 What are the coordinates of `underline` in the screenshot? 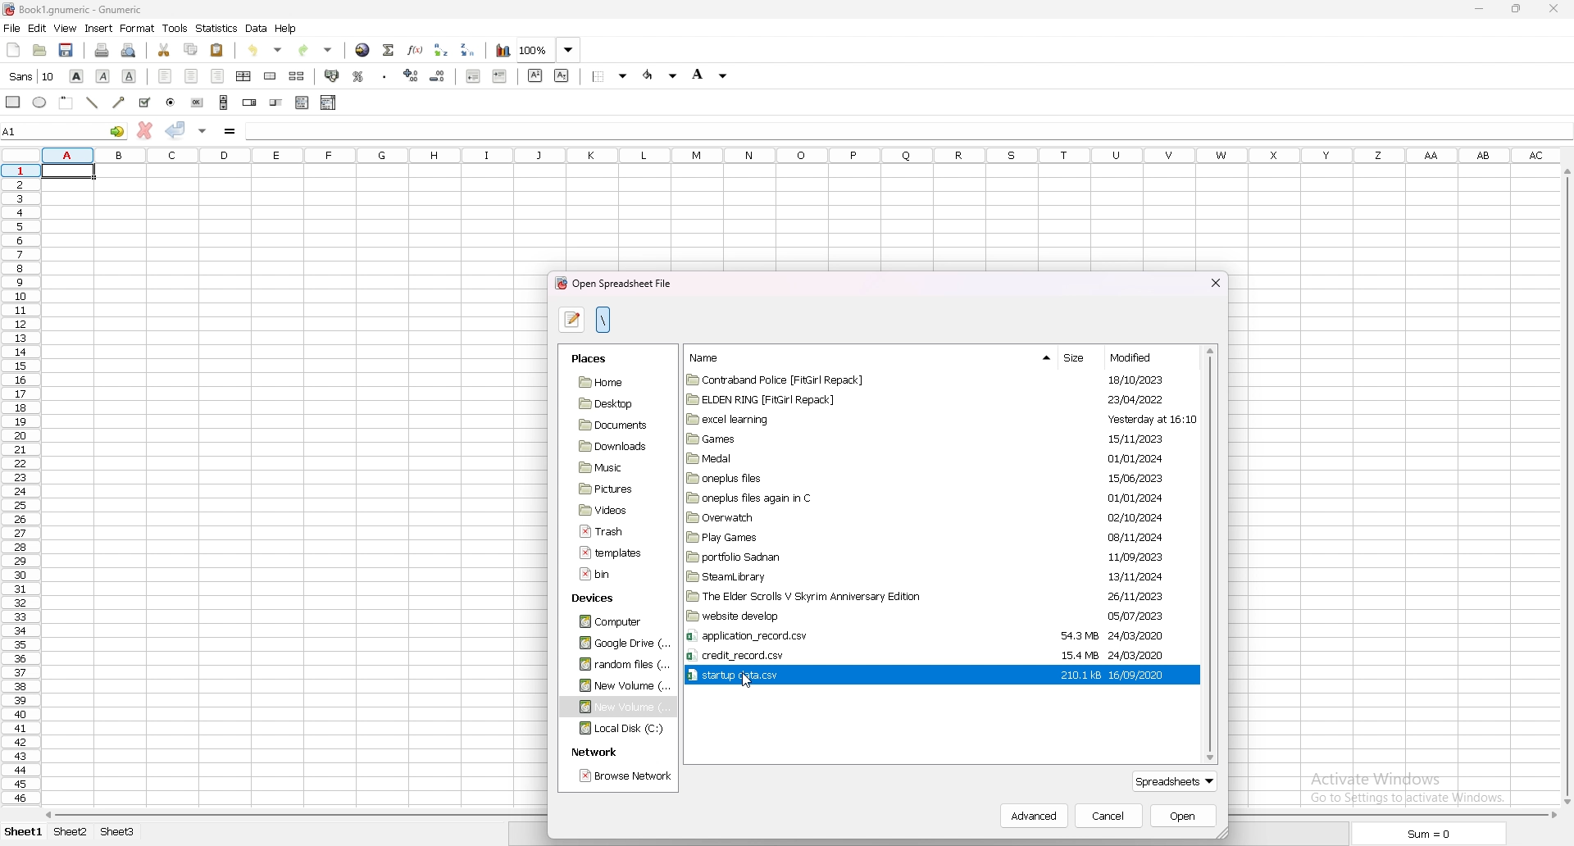 It's located at (129, 77).